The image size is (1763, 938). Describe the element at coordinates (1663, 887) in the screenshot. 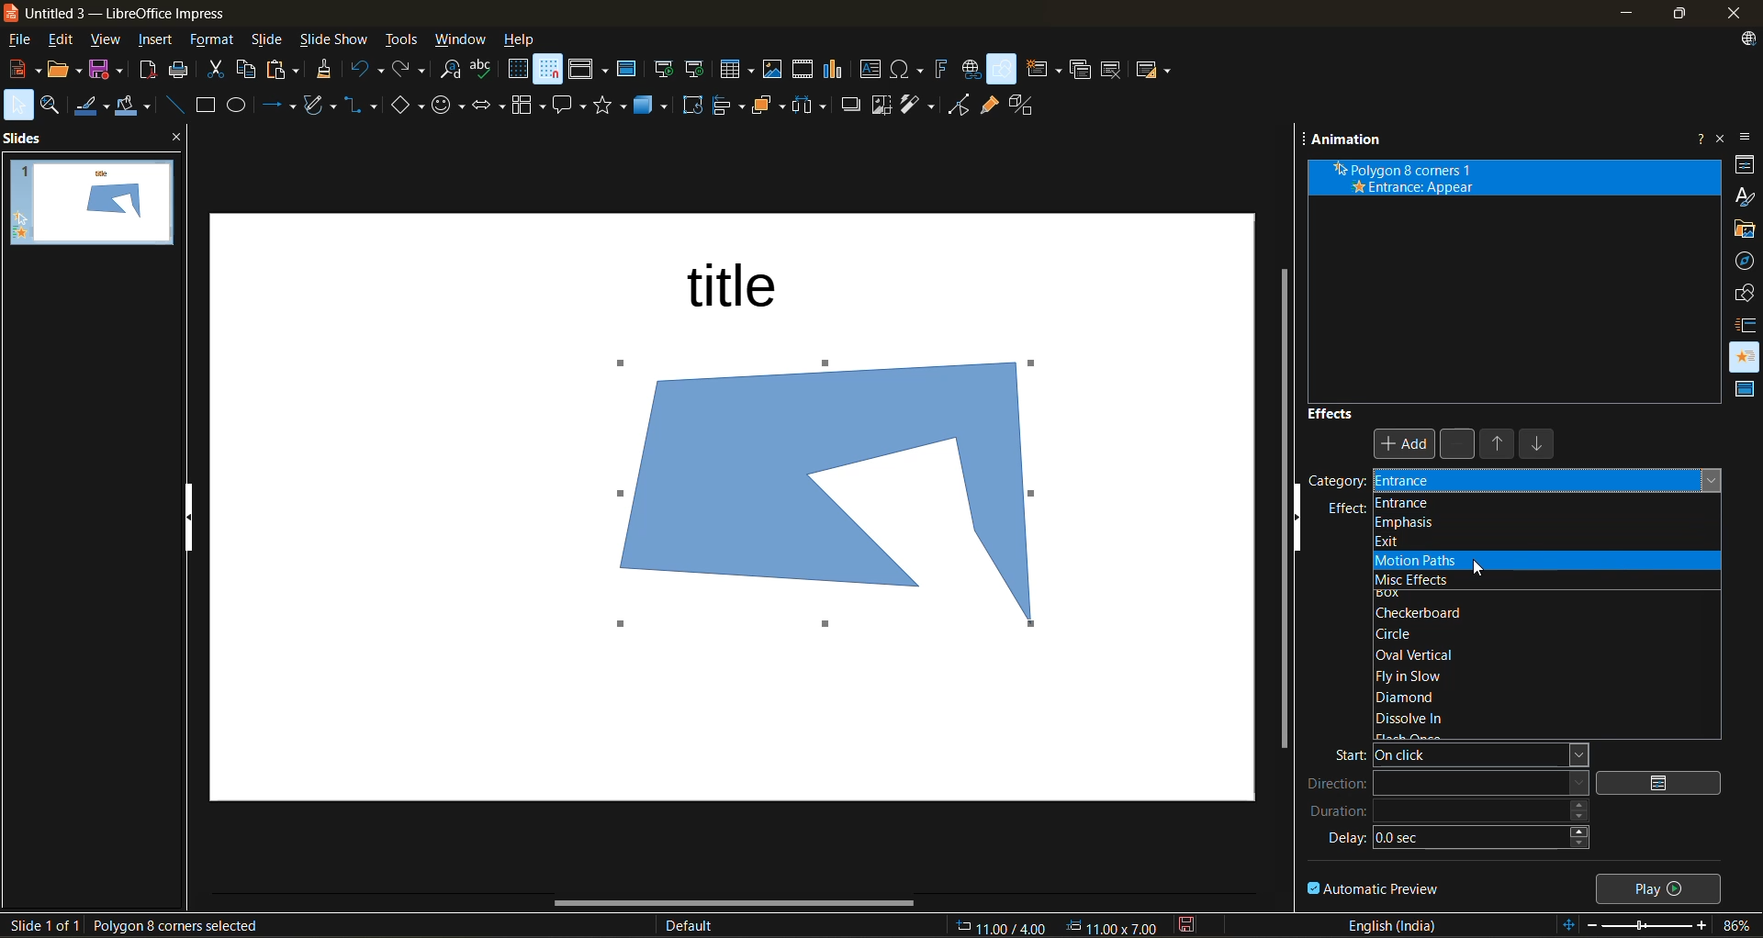

I see `play` at that location.